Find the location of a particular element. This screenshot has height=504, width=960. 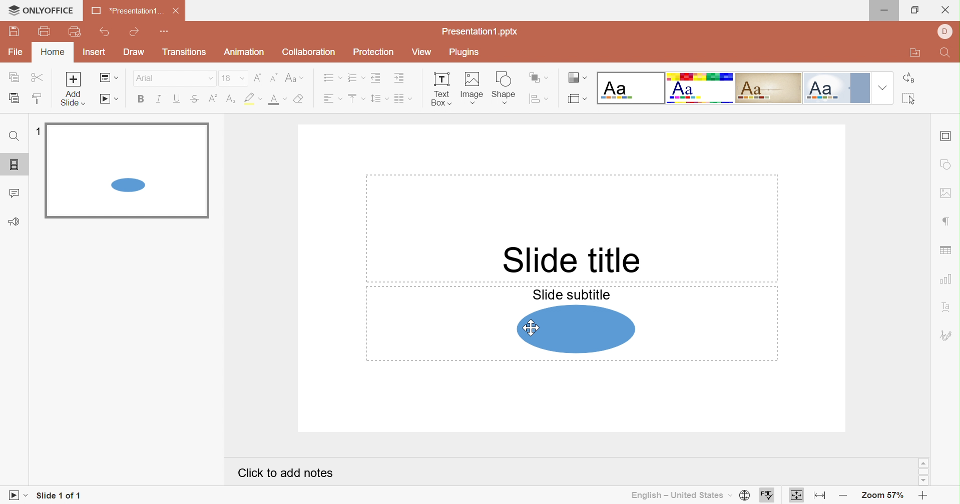

Chart settings is located at coordinates (945, 278).